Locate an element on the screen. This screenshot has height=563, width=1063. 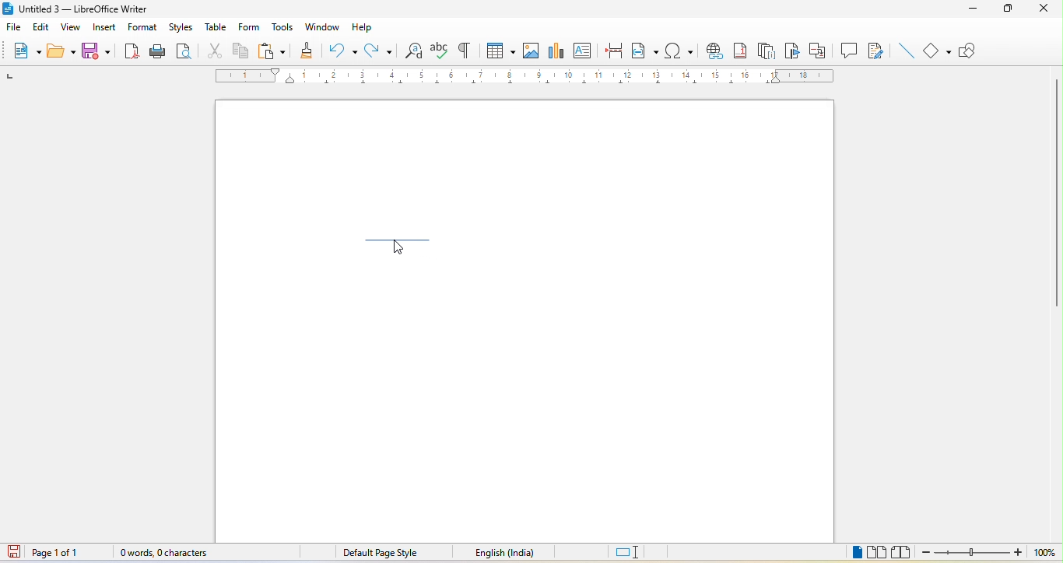
print preview is located at coordinates (184, 51).